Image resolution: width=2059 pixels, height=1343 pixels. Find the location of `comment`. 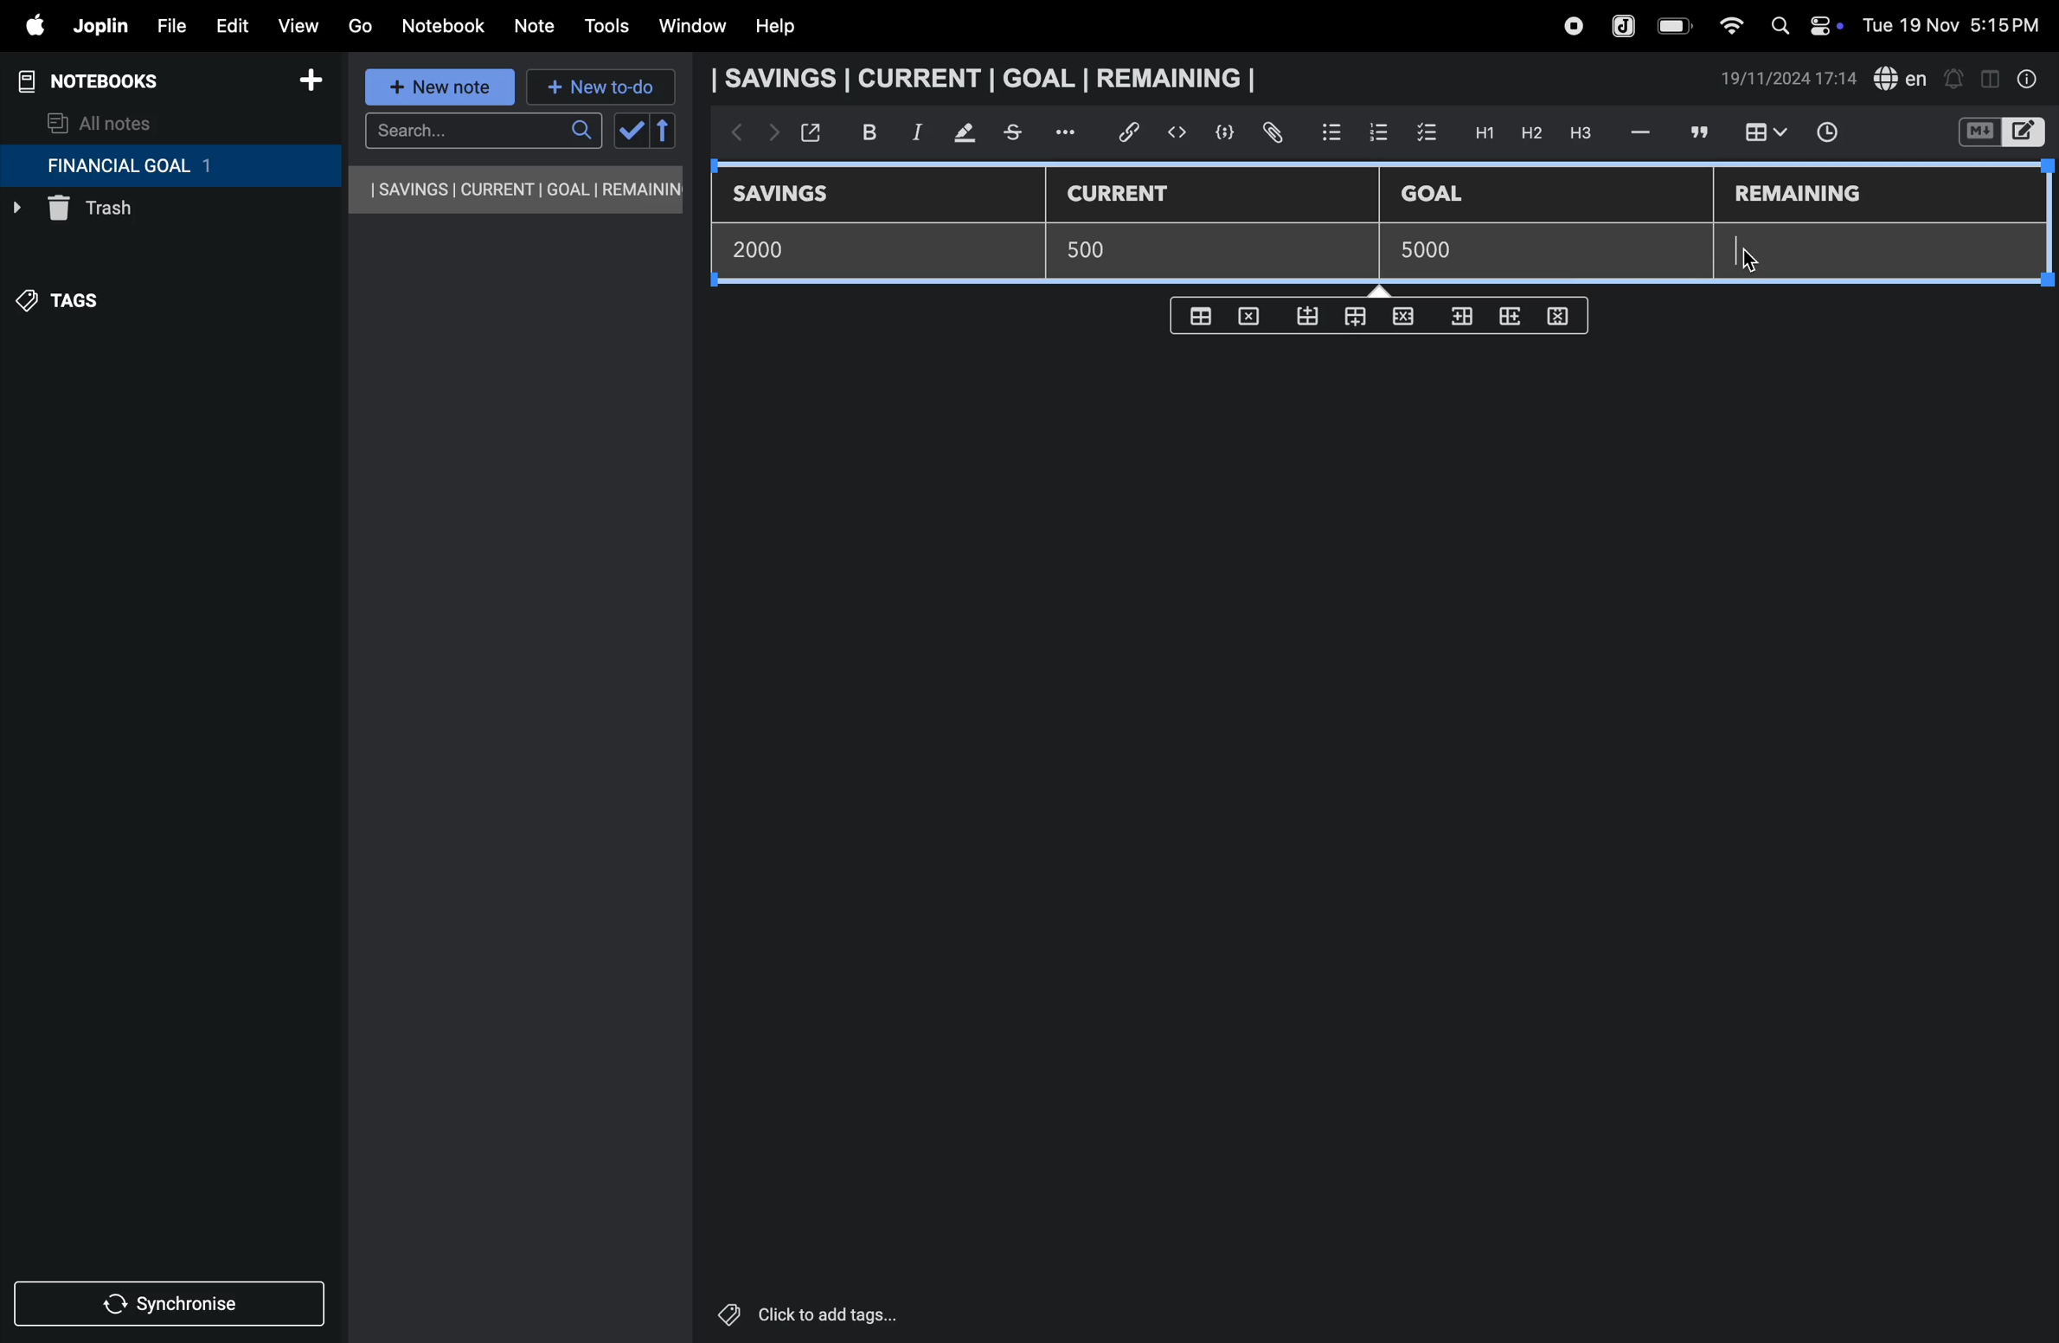

comment is located at coordinates (1697, 132).